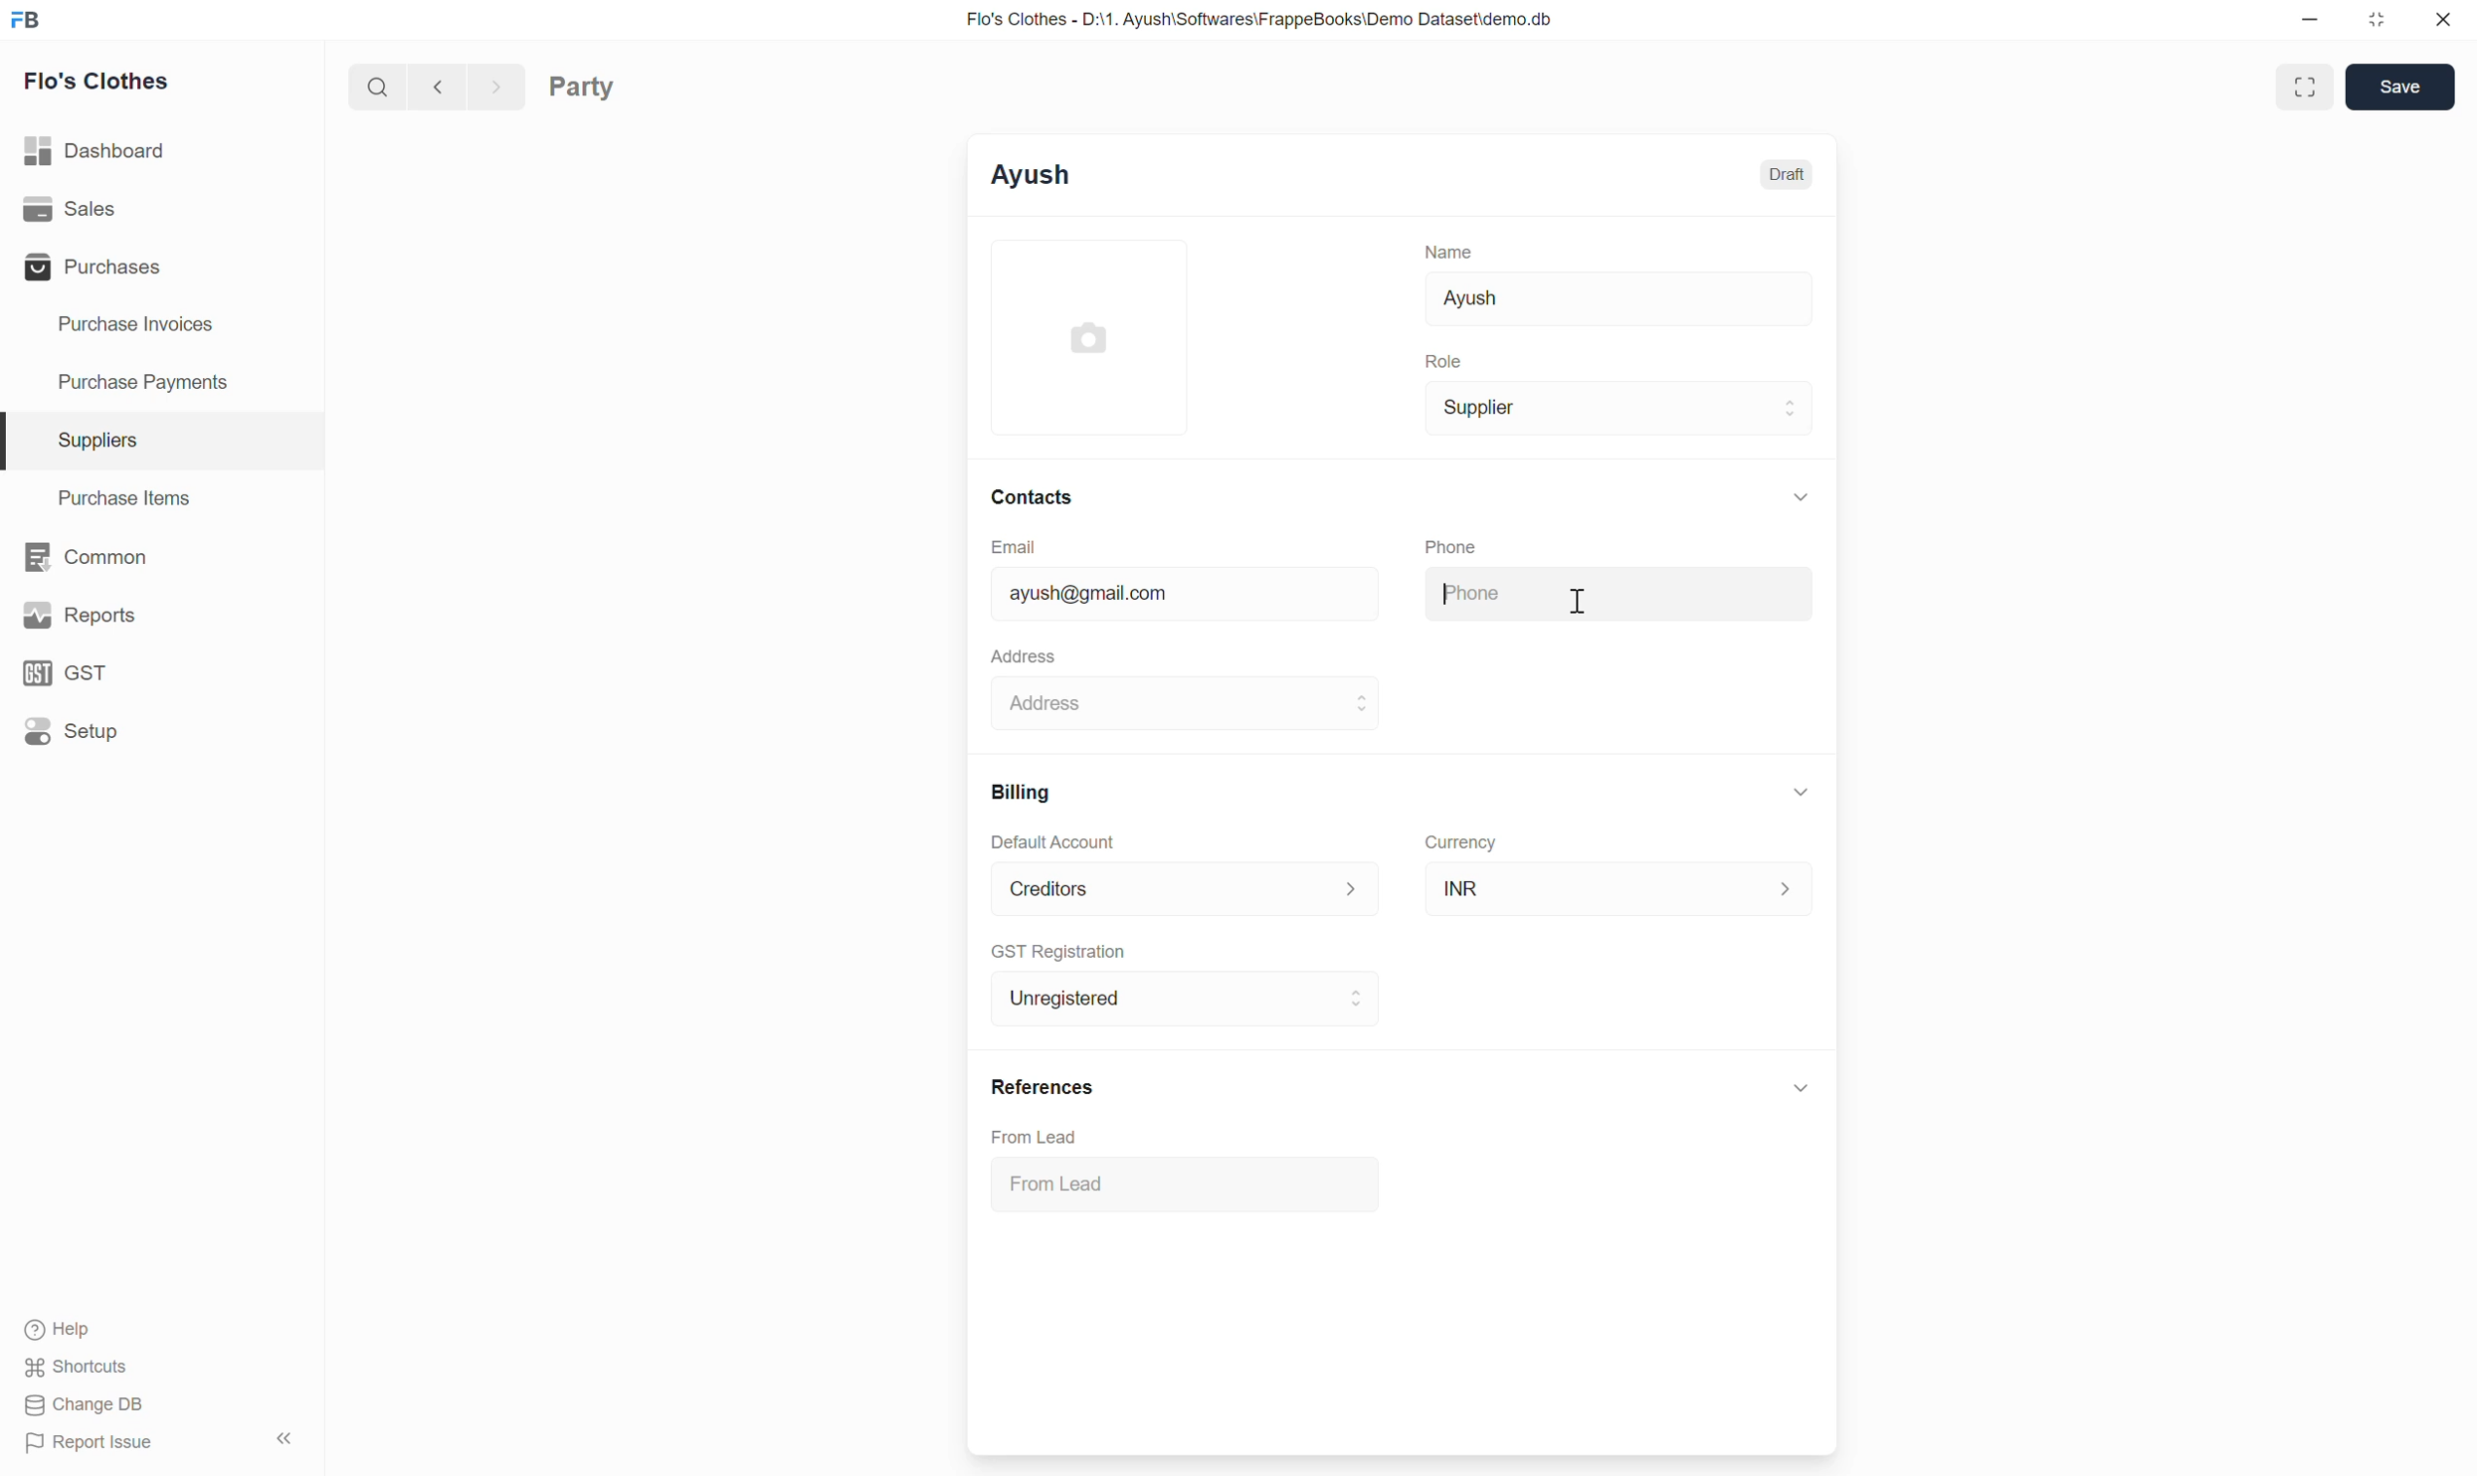  What do you see at coordinates (1618, 594) in the screenshot?
I see `Phone` at bounding box center [1618, 594].